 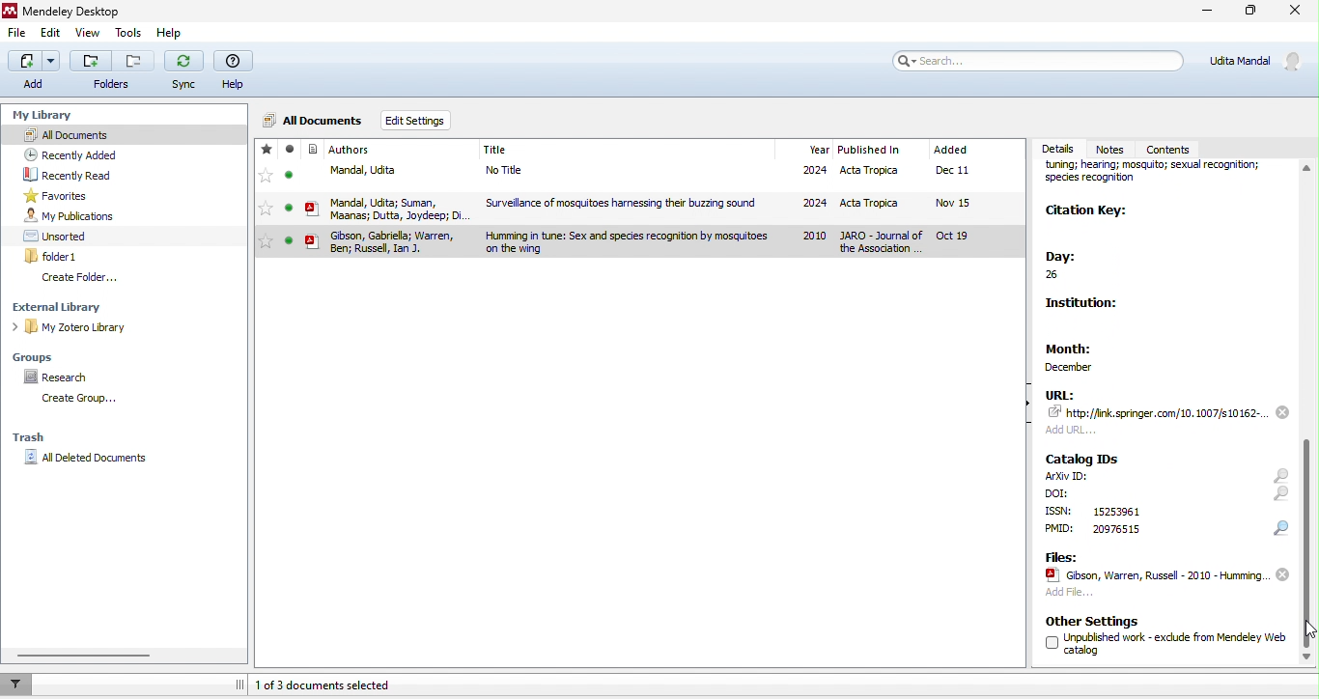 What do you see at coordinates (61, 377) in the screenshot?
I see `research` at bounding box center [61, 377].